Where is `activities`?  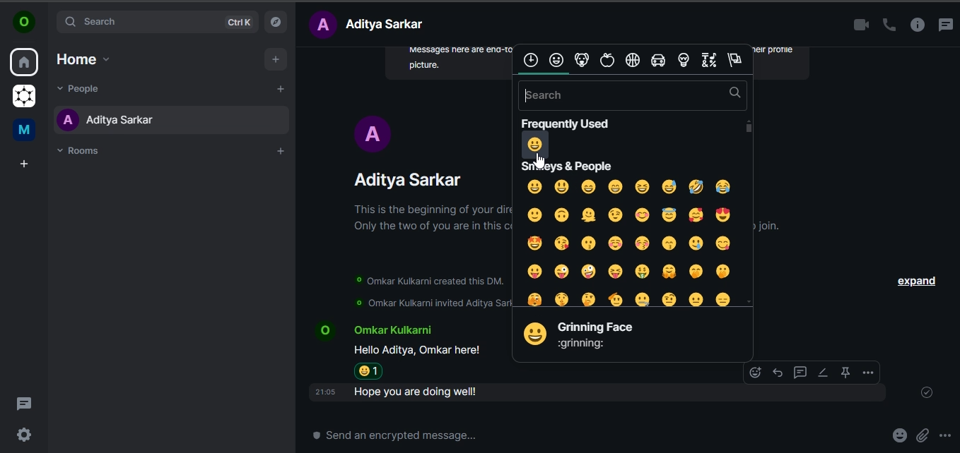
activities is located at coordinates (633, 61).